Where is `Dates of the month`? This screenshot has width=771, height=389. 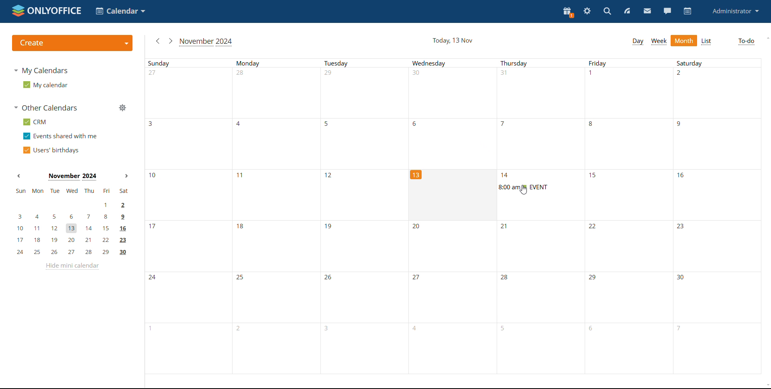 Dates of the month is located at coordinates (453, 142).